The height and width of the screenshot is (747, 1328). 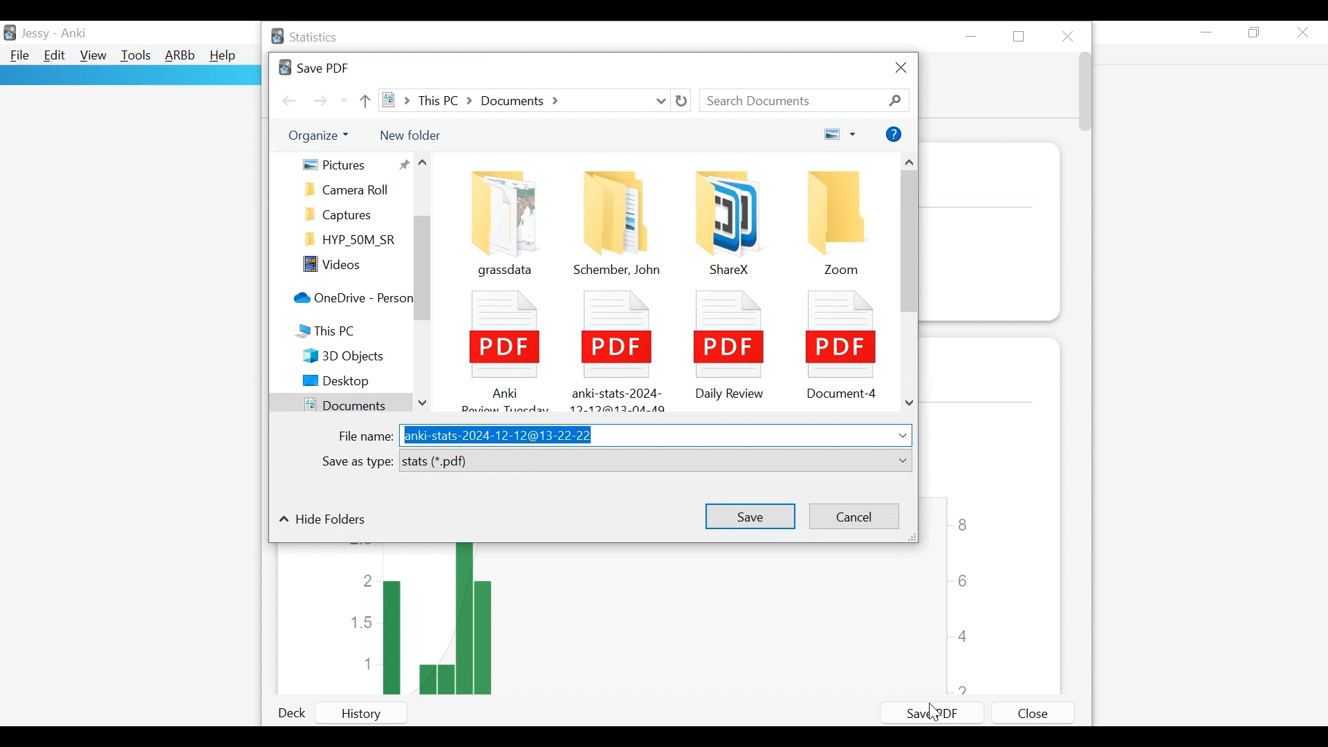 What do you see at coordinates (933, 712) in the screenshot?
I see `Save PDF` at bounding box center [933, 712].